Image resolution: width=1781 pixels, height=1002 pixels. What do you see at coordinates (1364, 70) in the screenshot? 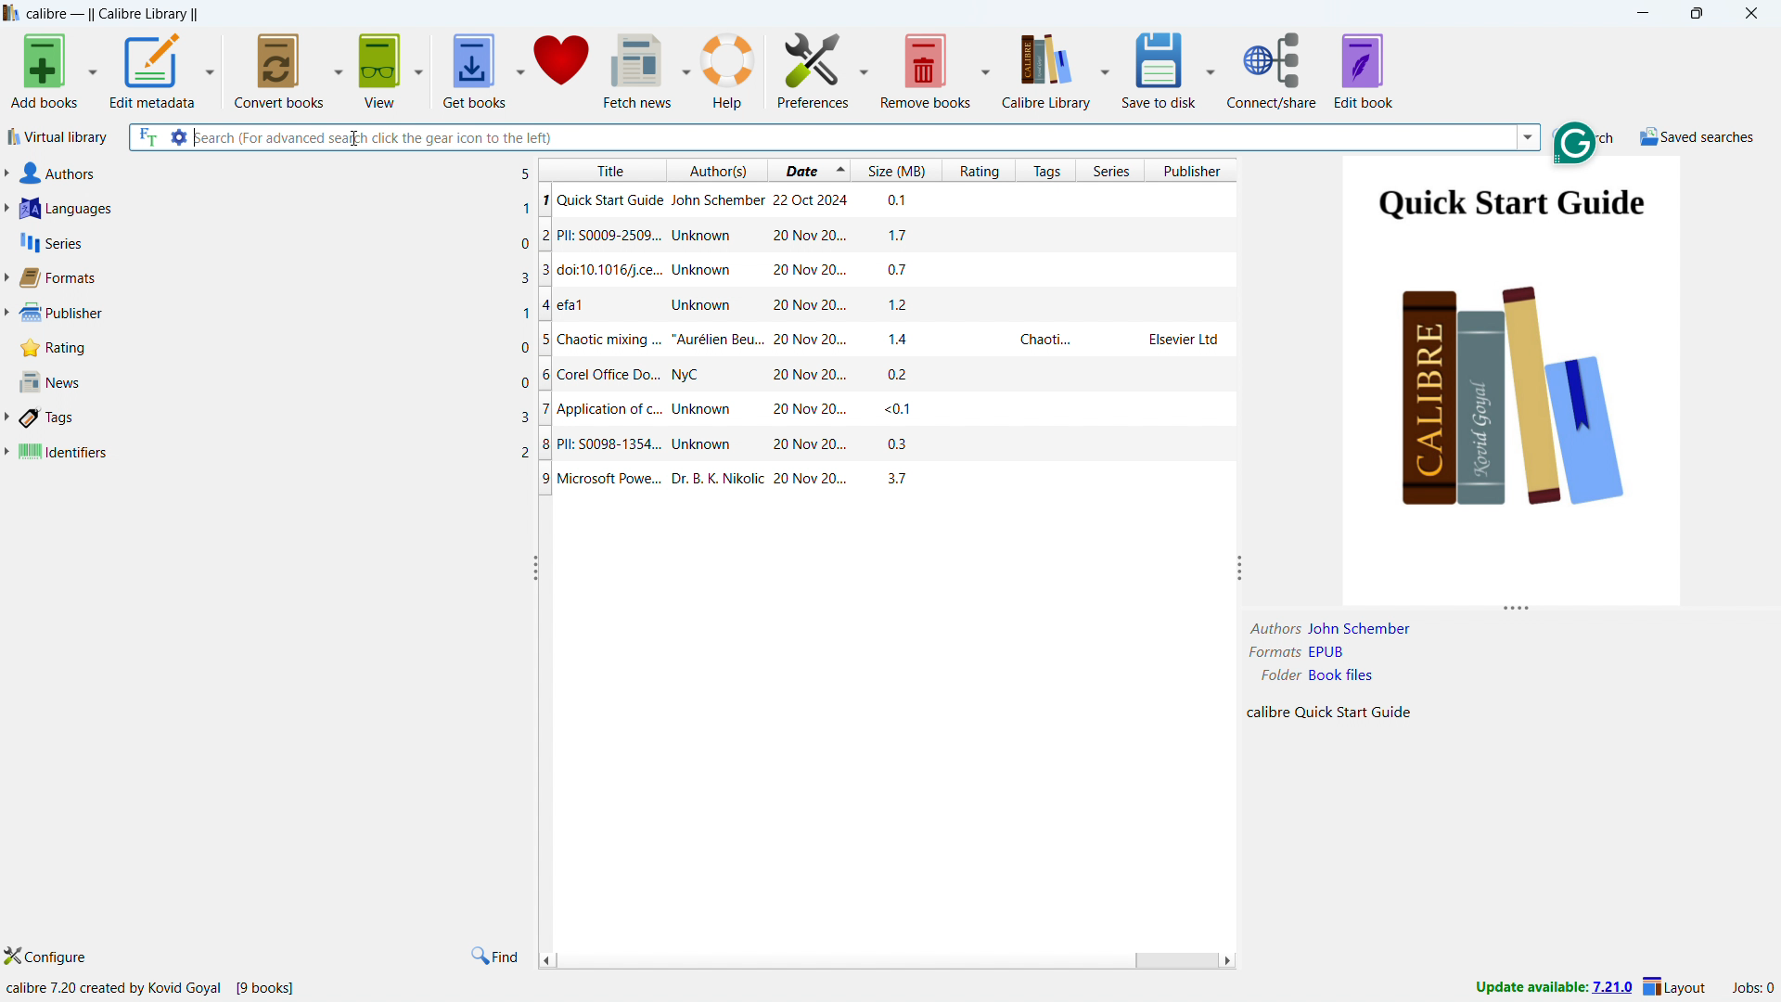
I see `edit book` at bounding box center [1364, 70].